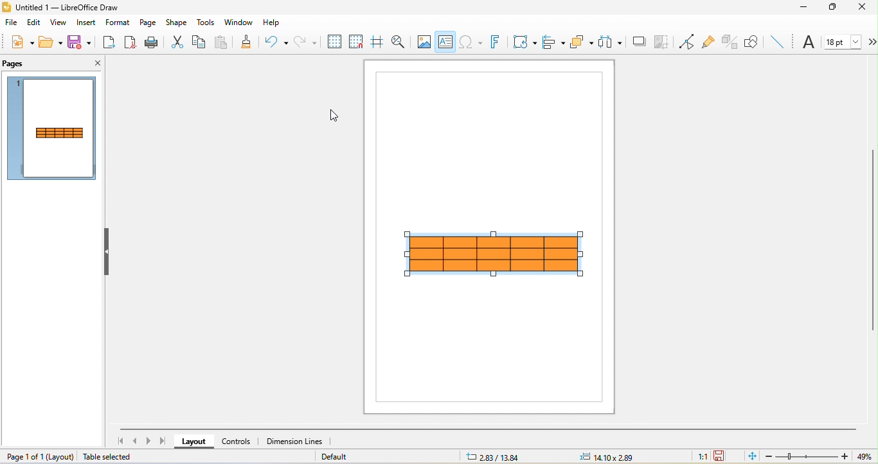 This screenshot has height=464, width=878. I want to click on Untitled 1 — LibreOffice Draw, so click(60, 6).